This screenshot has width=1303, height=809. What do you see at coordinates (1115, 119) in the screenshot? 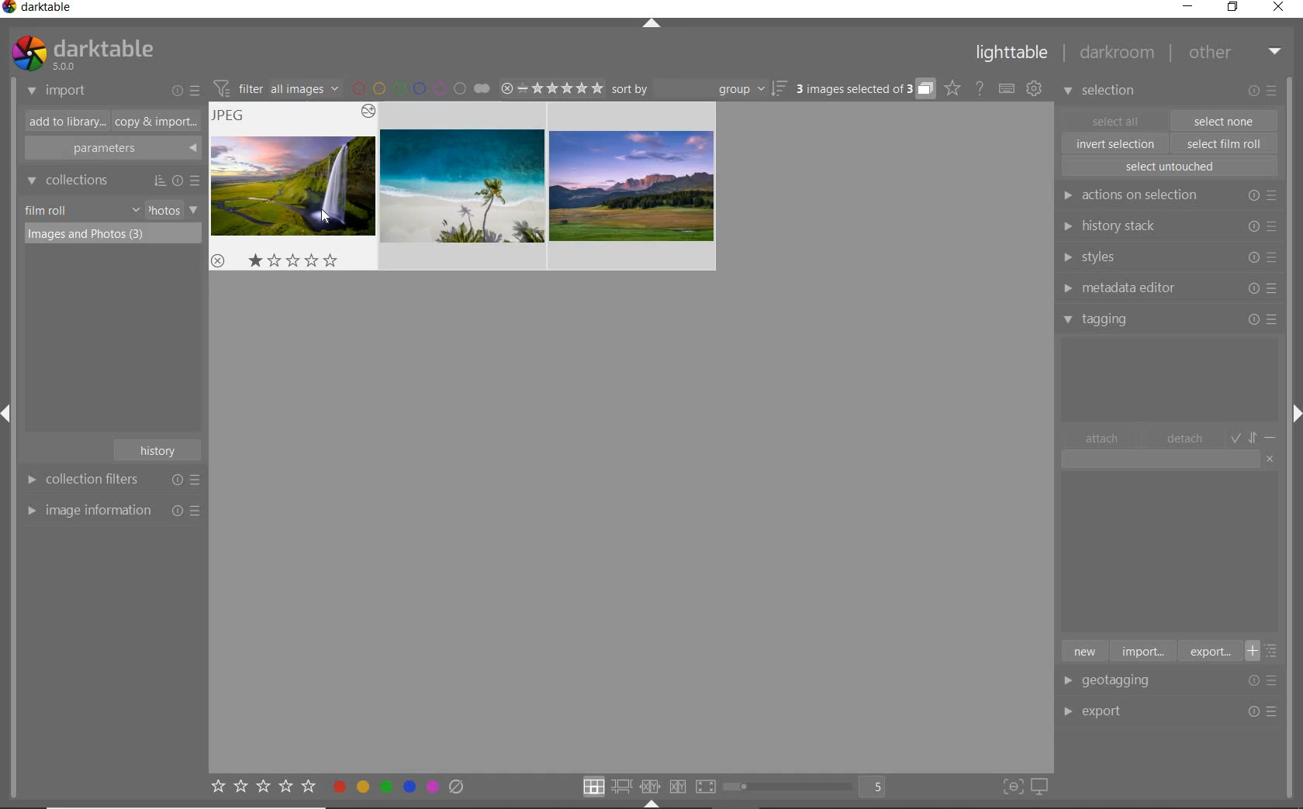
I see `select all` at bounding box center [1115, 119].